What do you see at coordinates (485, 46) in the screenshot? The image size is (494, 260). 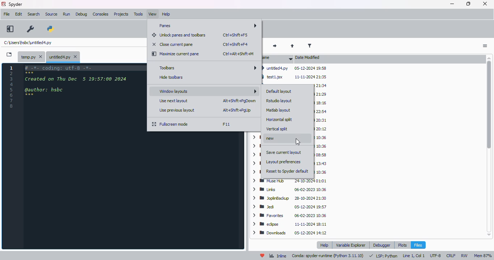 I see `options` at bounding box center [485, 46].